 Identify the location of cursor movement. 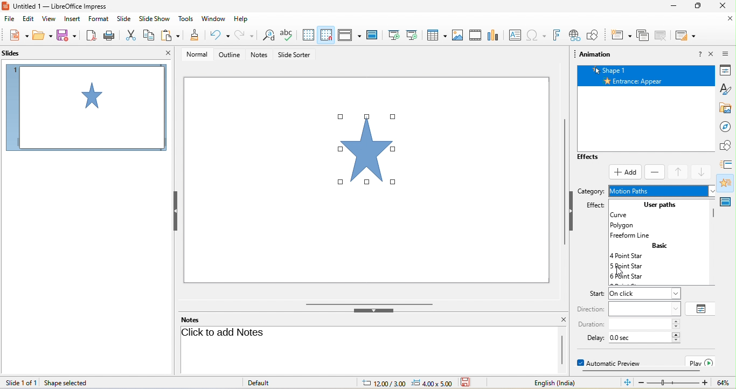
(619, 274).